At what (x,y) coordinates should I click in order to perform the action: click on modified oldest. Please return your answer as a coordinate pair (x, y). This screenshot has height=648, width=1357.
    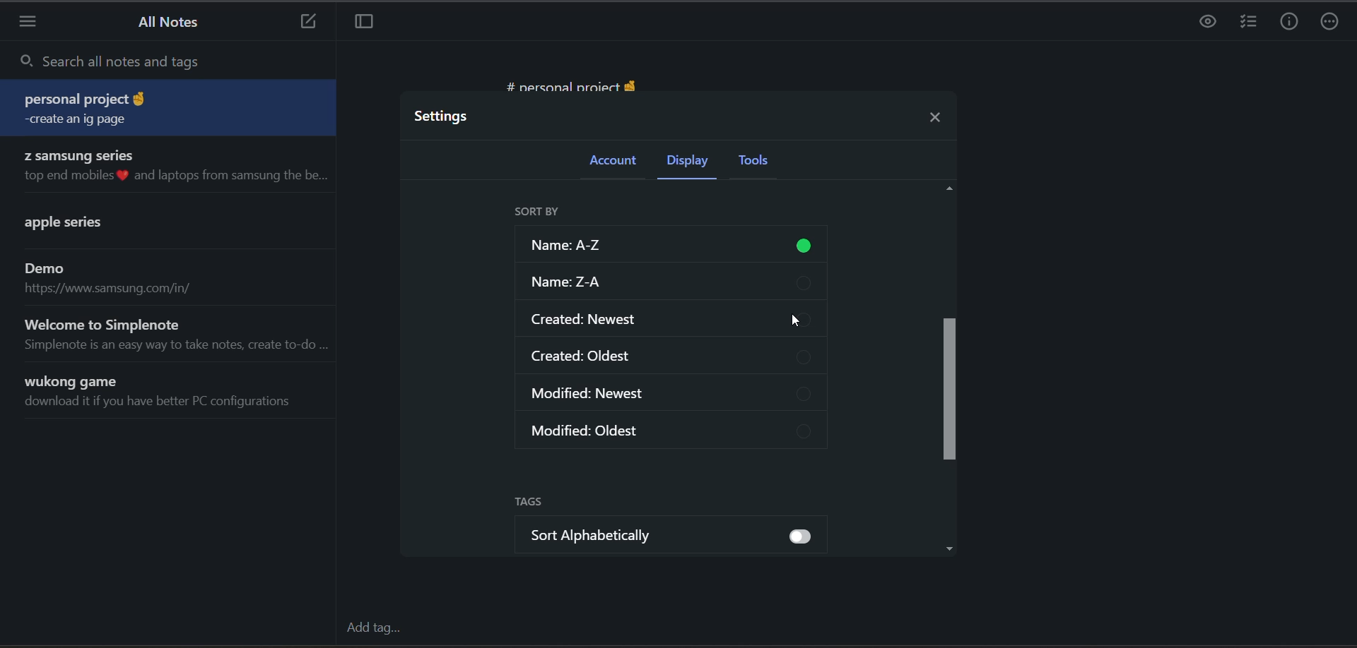
    Looking at the image, I should click on (674, 429).